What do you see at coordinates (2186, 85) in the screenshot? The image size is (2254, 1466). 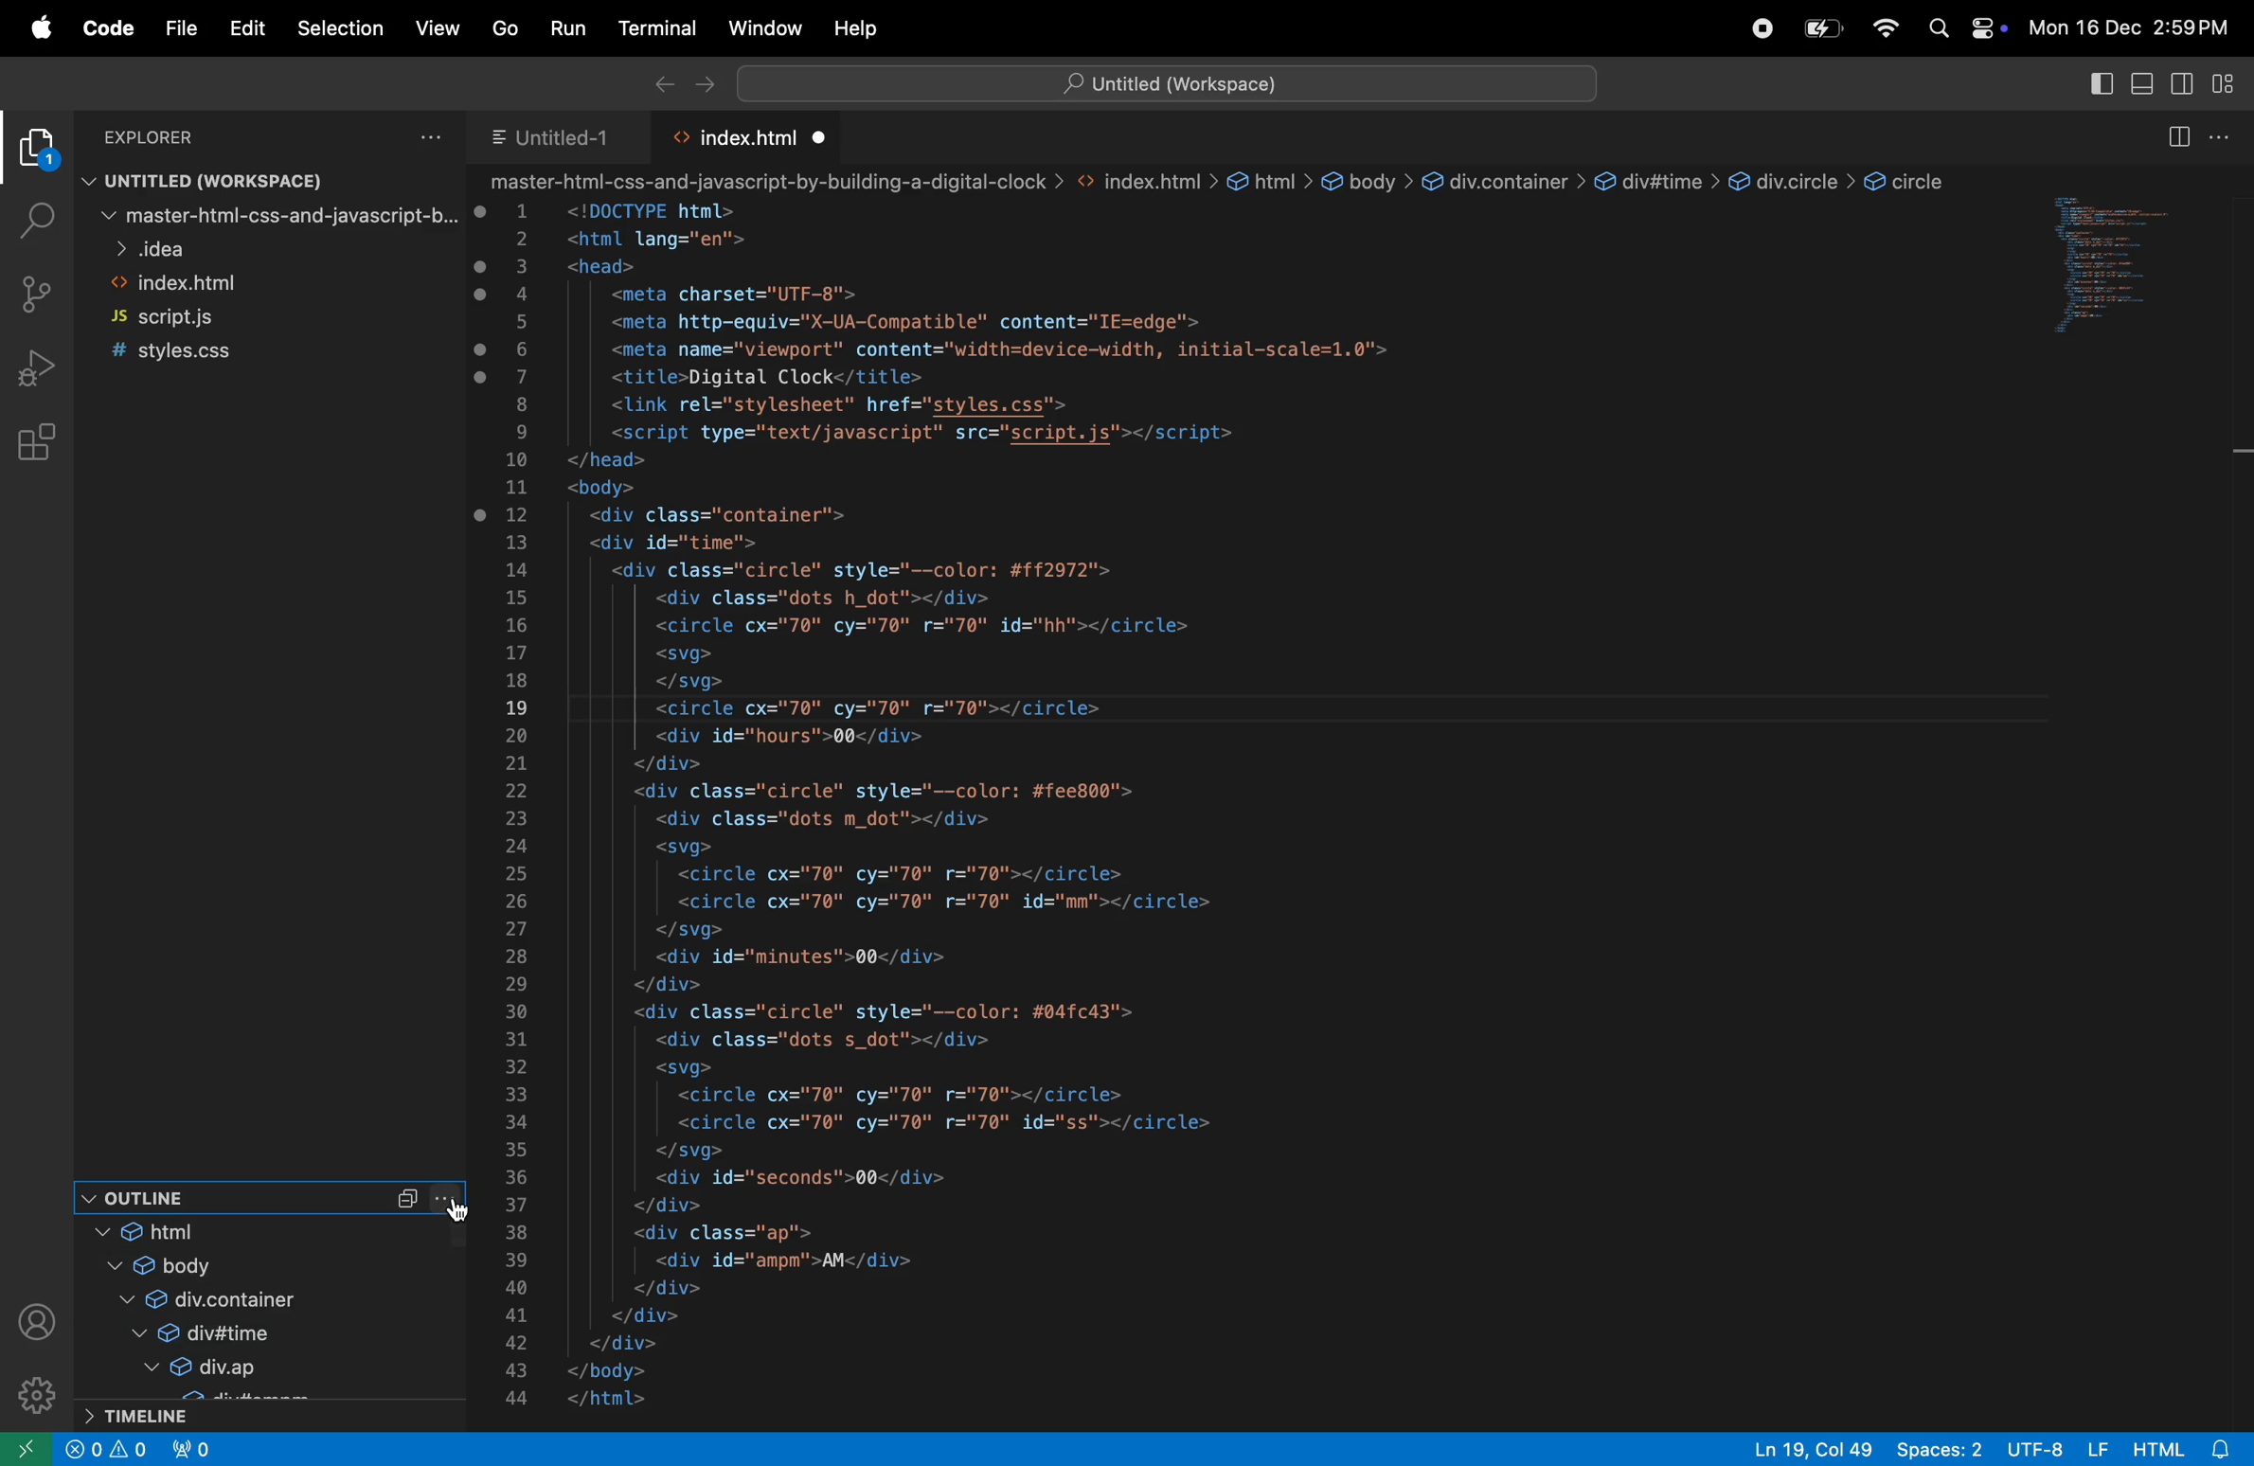 I see `toggle secondary side bar` at bounding box center [2186, 85].